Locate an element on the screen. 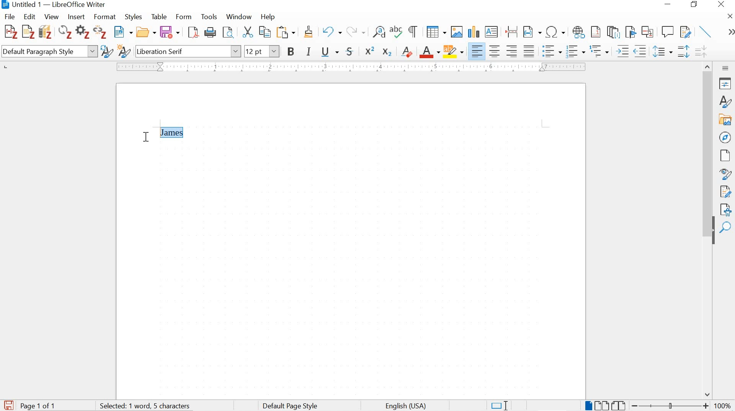 This screenshot has height=411, width=735. undo is located at coordinates (331, 33).